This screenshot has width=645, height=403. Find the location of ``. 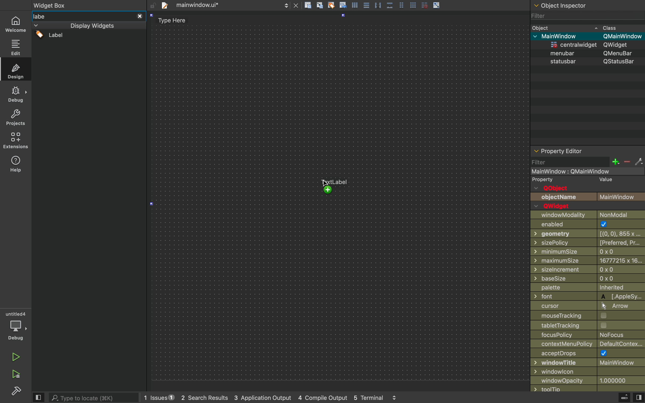

 is located at coordinates (41, 397).